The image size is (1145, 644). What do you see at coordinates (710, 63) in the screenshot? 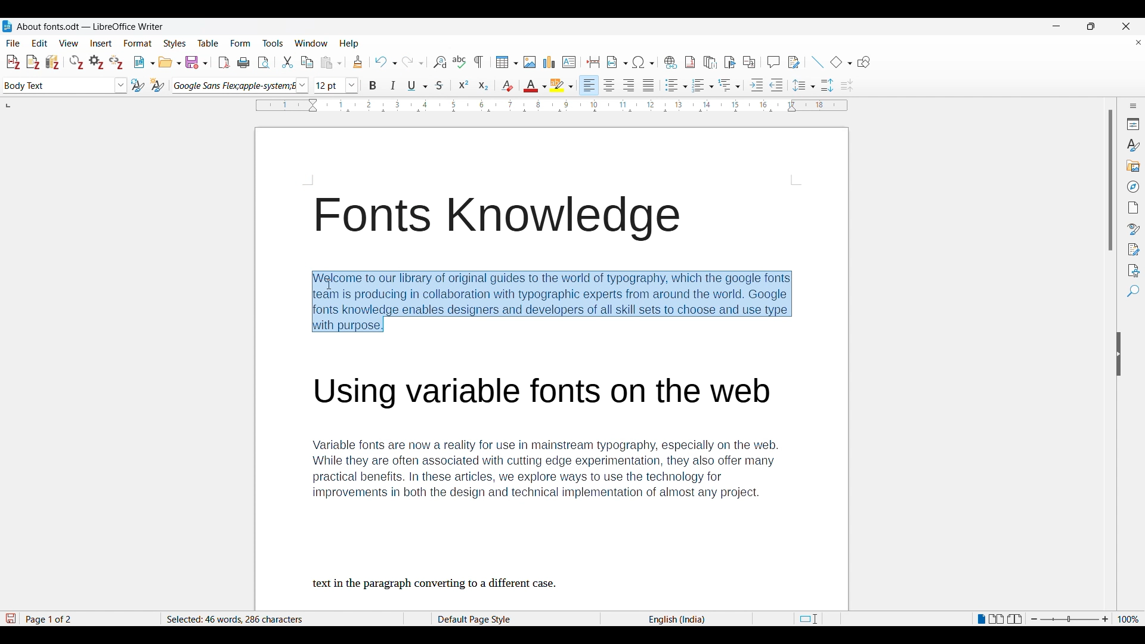
I see `Insert endnote` at bounding box center [710, 63].